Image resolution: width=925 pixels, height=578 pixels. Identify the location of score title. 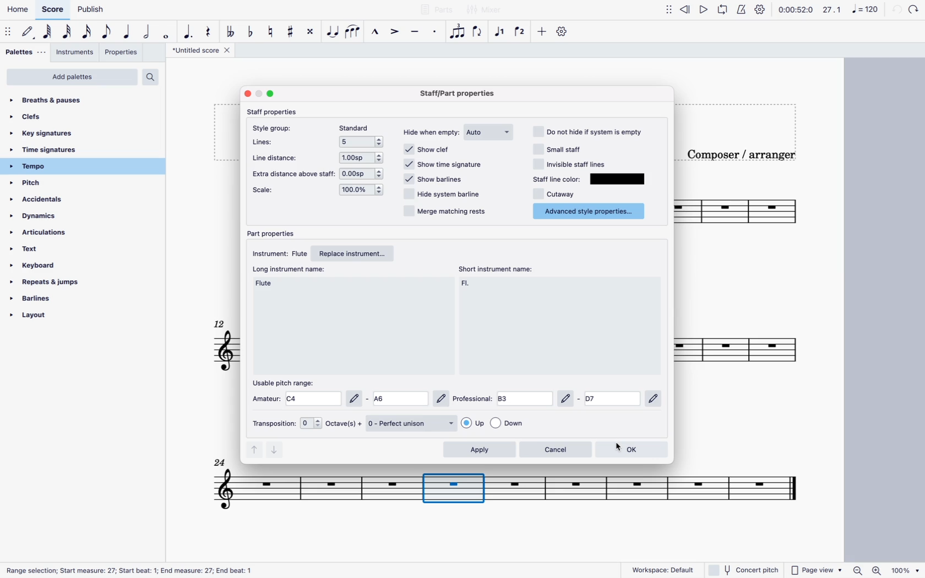
(196, 50).